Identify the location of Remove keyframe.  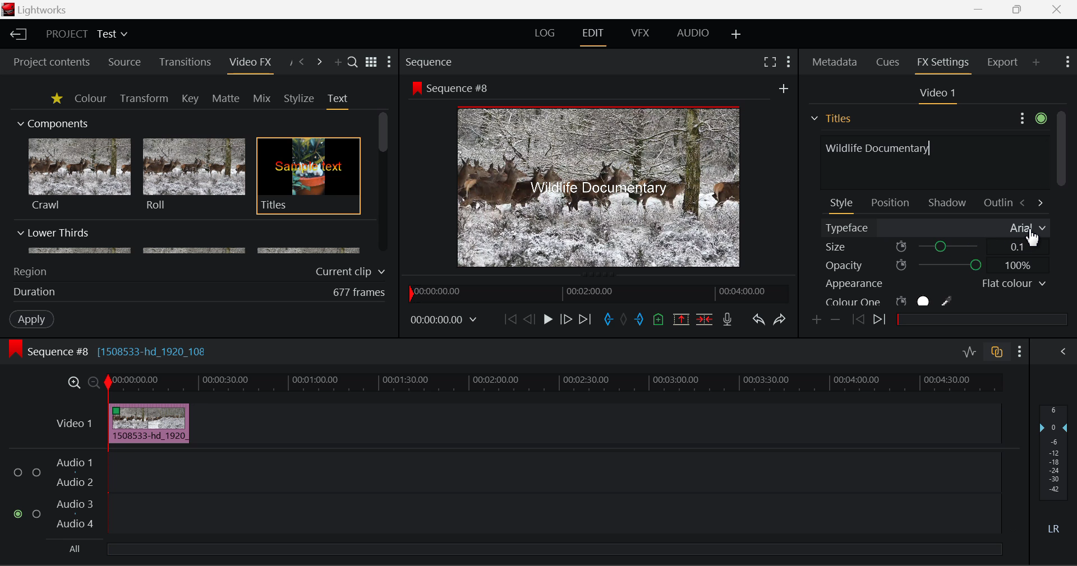
(836, 321).